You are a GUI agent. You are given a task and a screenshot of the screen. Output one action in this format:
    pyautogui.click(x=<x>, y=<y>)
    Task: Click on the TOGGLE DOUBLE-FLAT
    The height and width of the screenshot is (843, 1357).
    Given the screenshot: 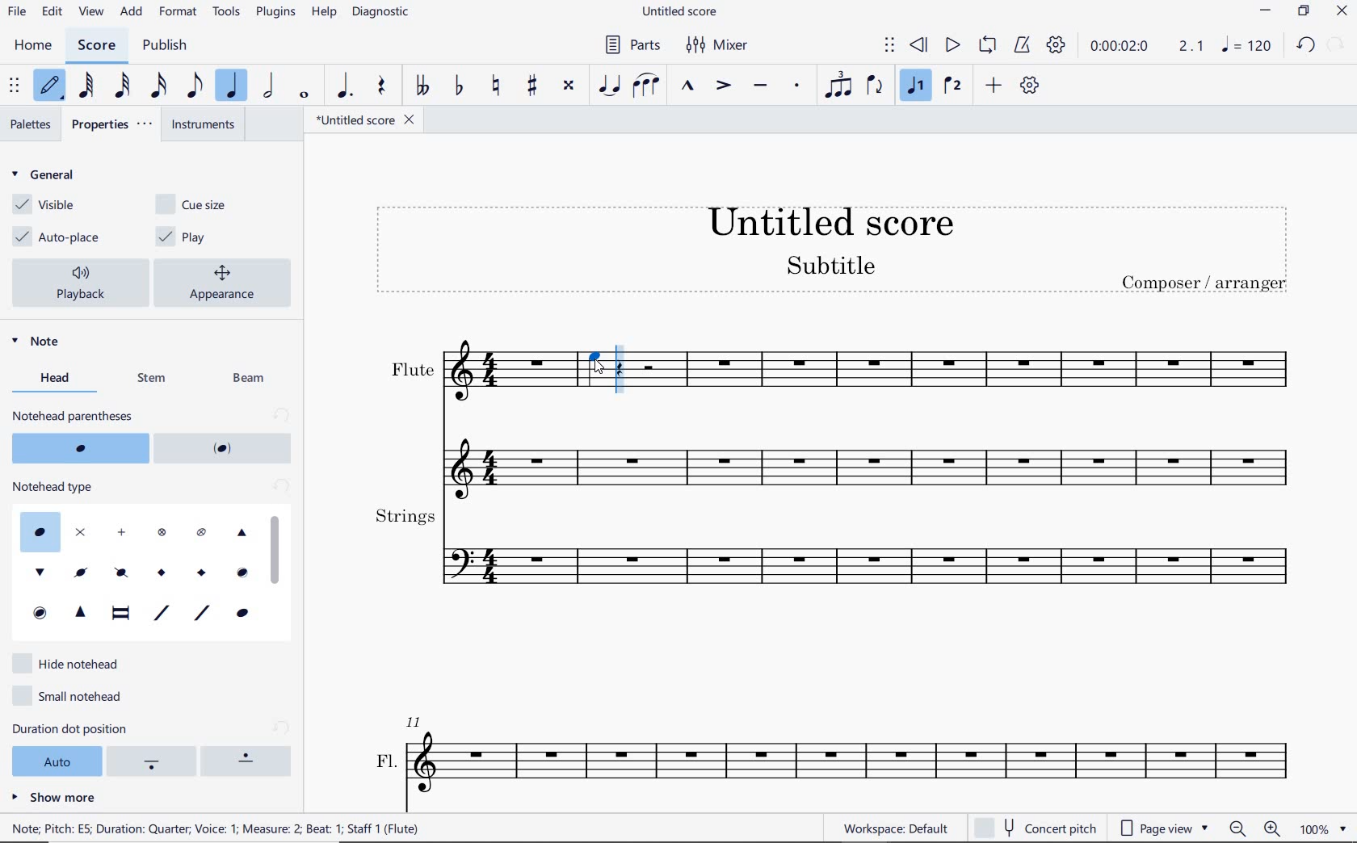 What is the action you would take?
    pyautogui.click(x=423, y=86)
    